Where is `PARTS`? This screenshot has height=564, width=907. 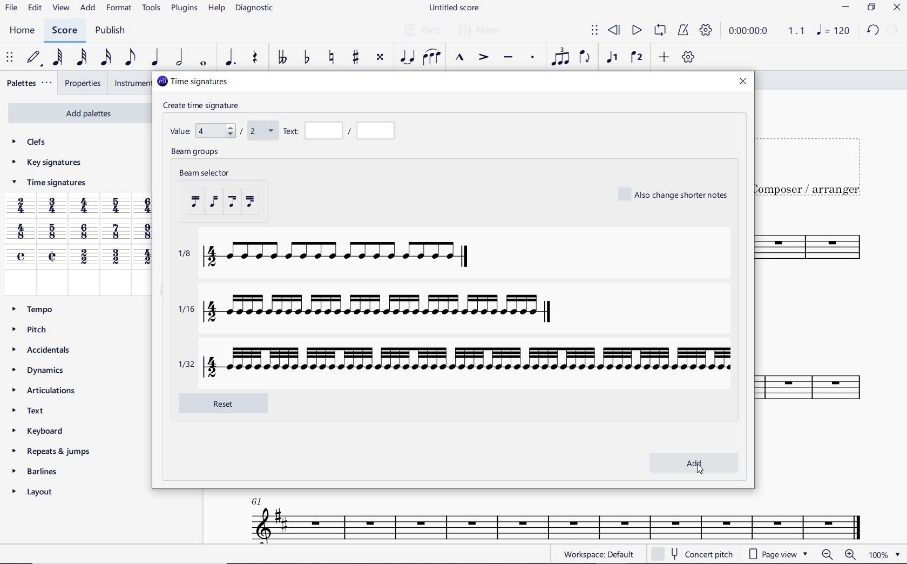 PARTS is located at coordinates (422, 30).